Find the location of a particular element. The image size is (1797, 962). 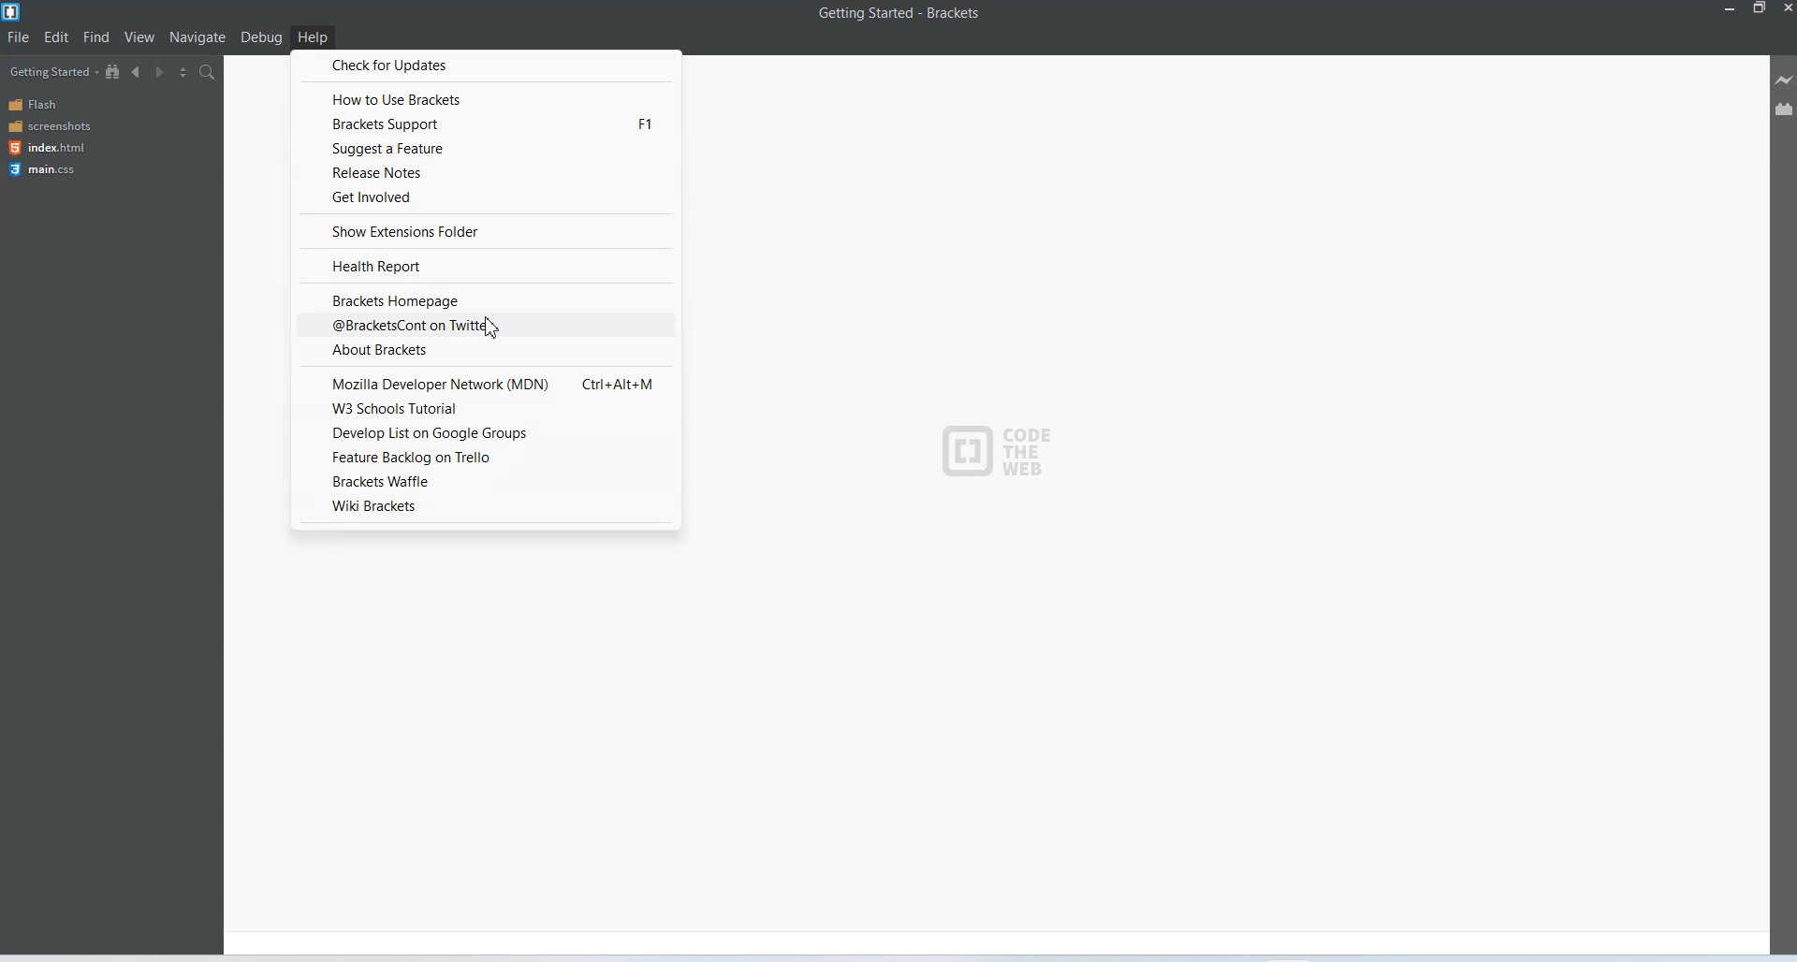

View is located at coordinates (140, 37).